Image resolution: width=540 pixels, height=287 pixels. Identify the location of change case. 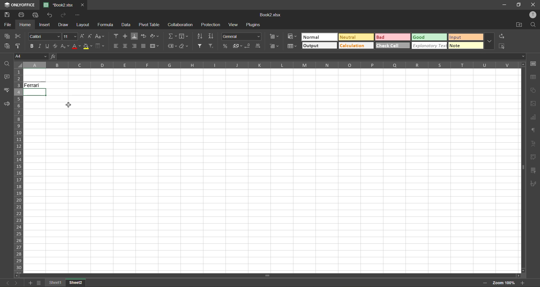
(100, 36).